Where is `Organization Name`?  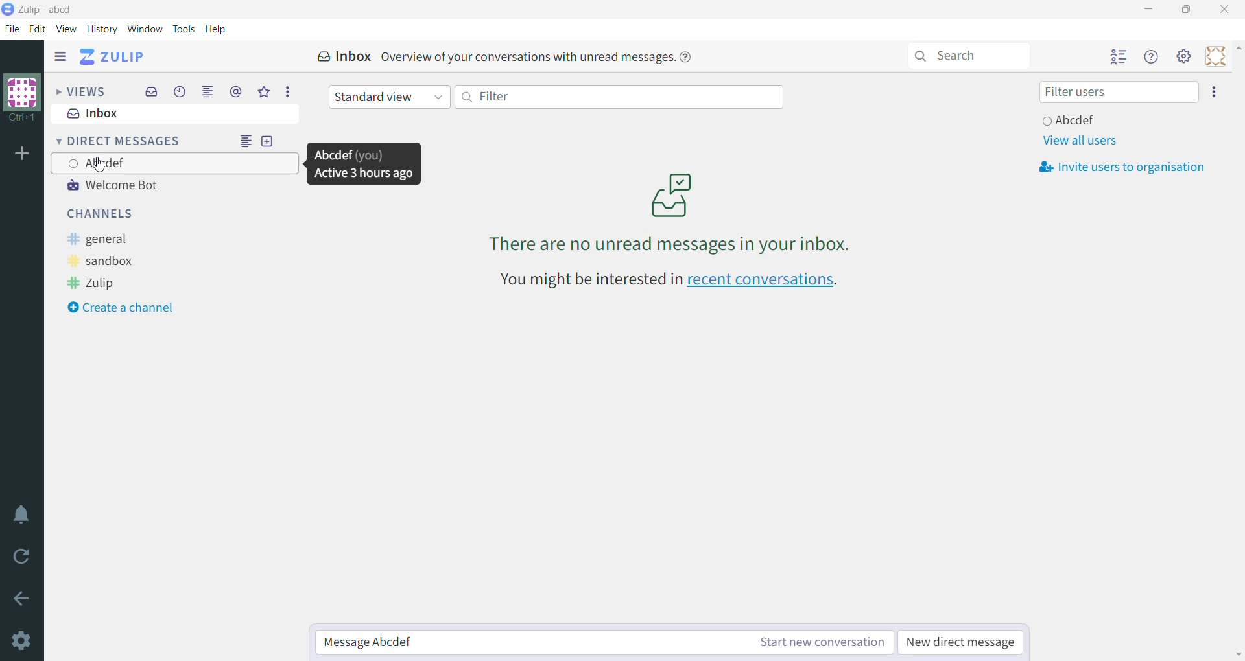
Organization Name is located at coordinates (22, 156).